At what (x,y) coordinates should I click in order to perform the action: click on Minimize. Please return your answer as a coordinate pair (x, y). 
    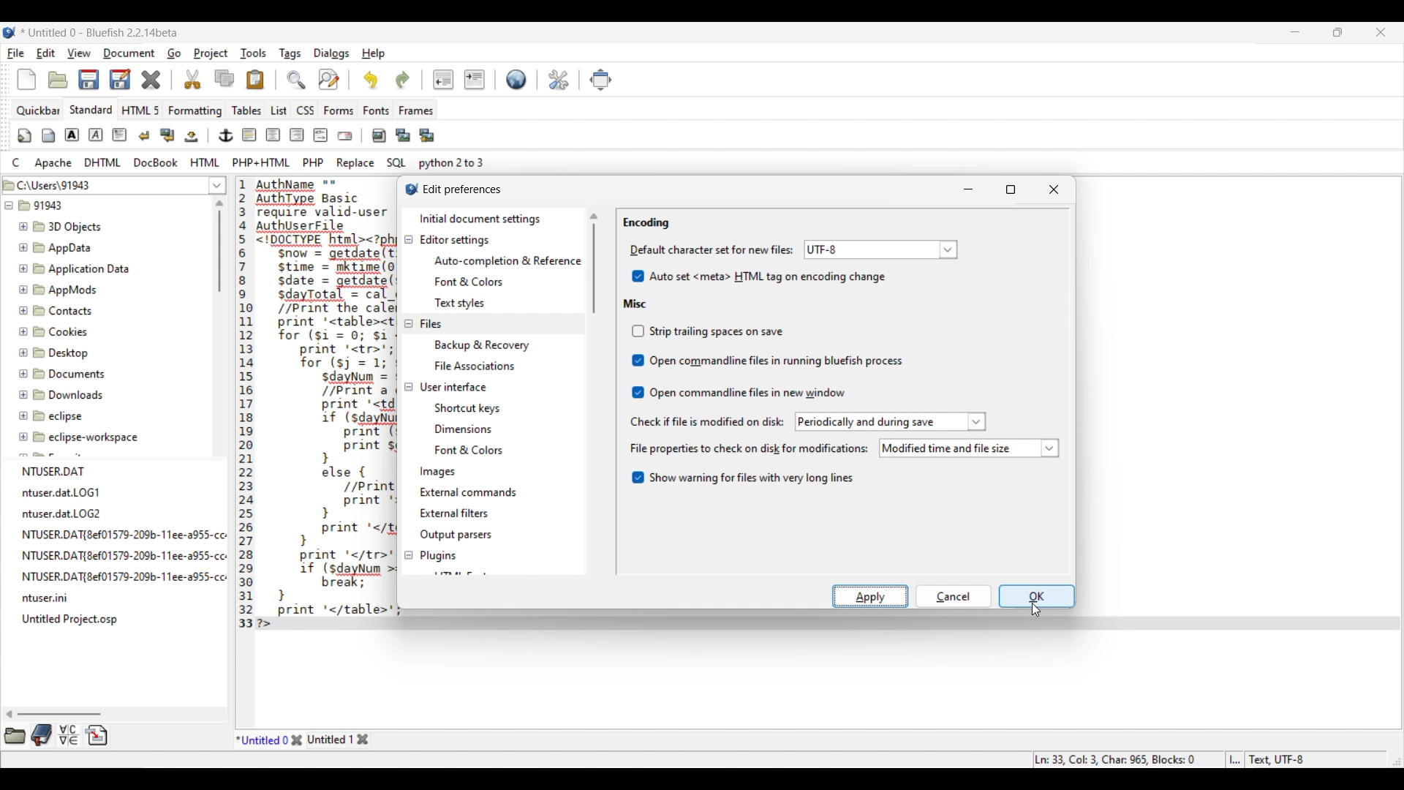
    Looking at the image, I should click on (1296, 32).